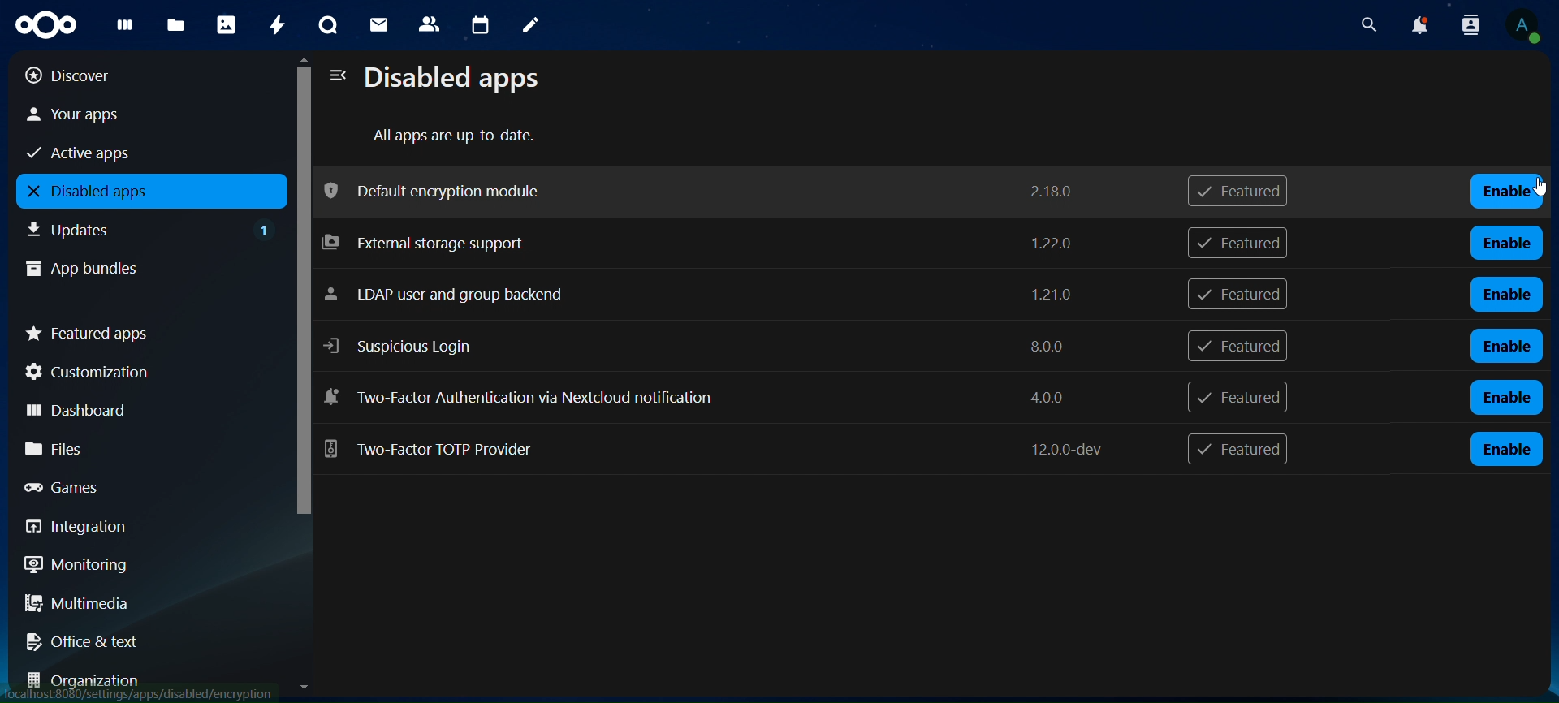  I want to click on notification, so click(1419, 26).